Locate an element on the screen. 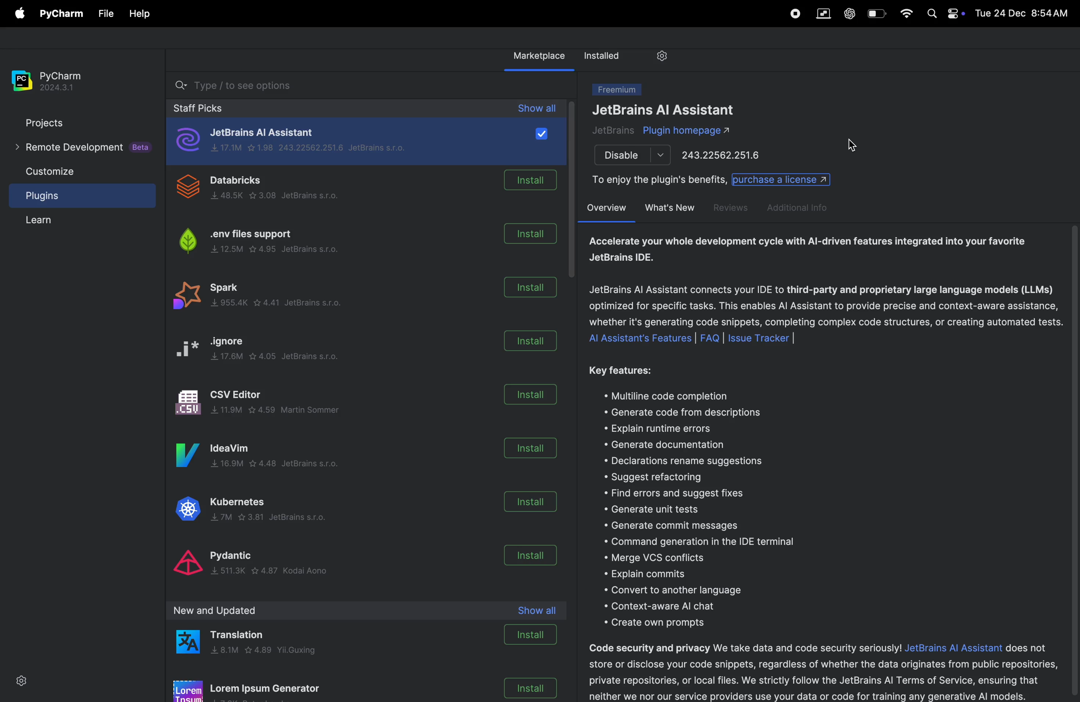 The image size is (1080, 702). wifi is located at coordinates (904, 13).